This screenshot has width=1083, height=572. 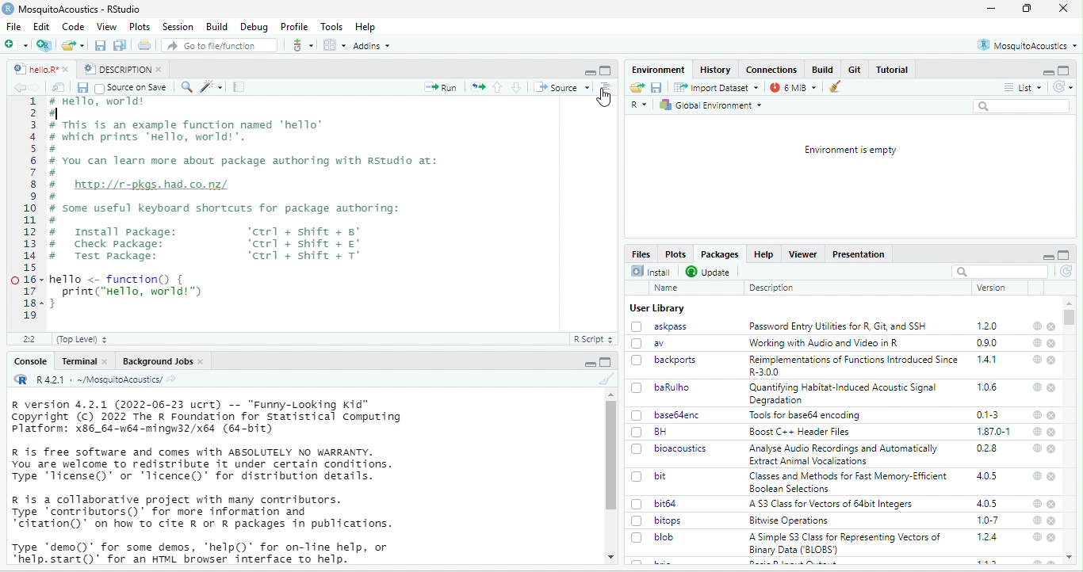 I want to click on User Library, so click(x=656, y=308).